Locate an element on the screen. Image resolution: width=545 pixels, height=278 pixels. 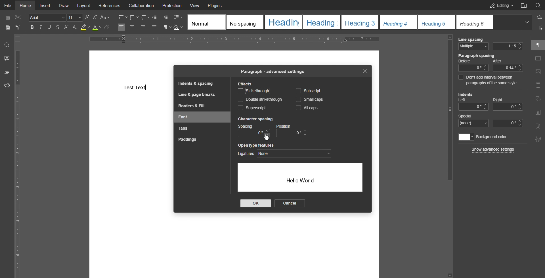
Don't add interval between paragraphs of the same style is located at coordinates (491, 80).